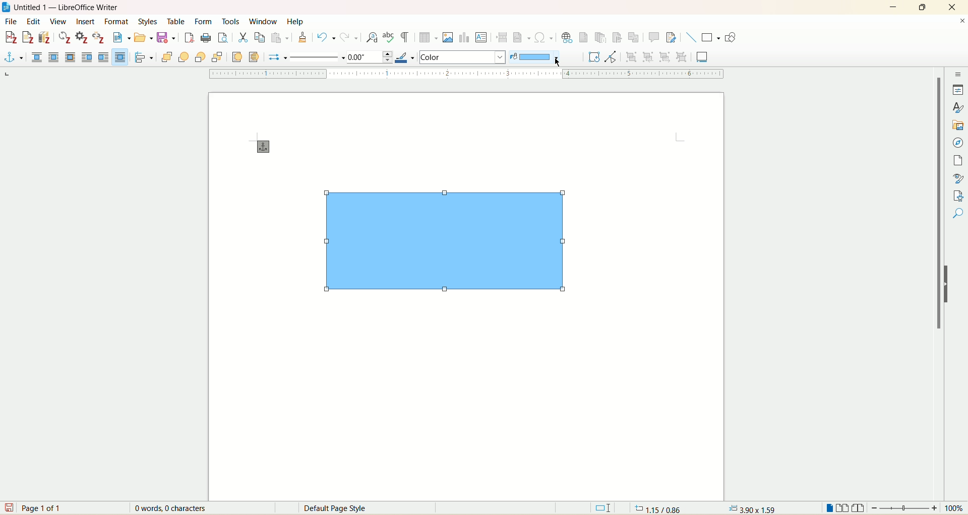 The height and width of the screenshot is (515, 968). What do you see at coordinates (236, 56) in the screenshot?
I see `to foreground` at bounding box center [236, 56].